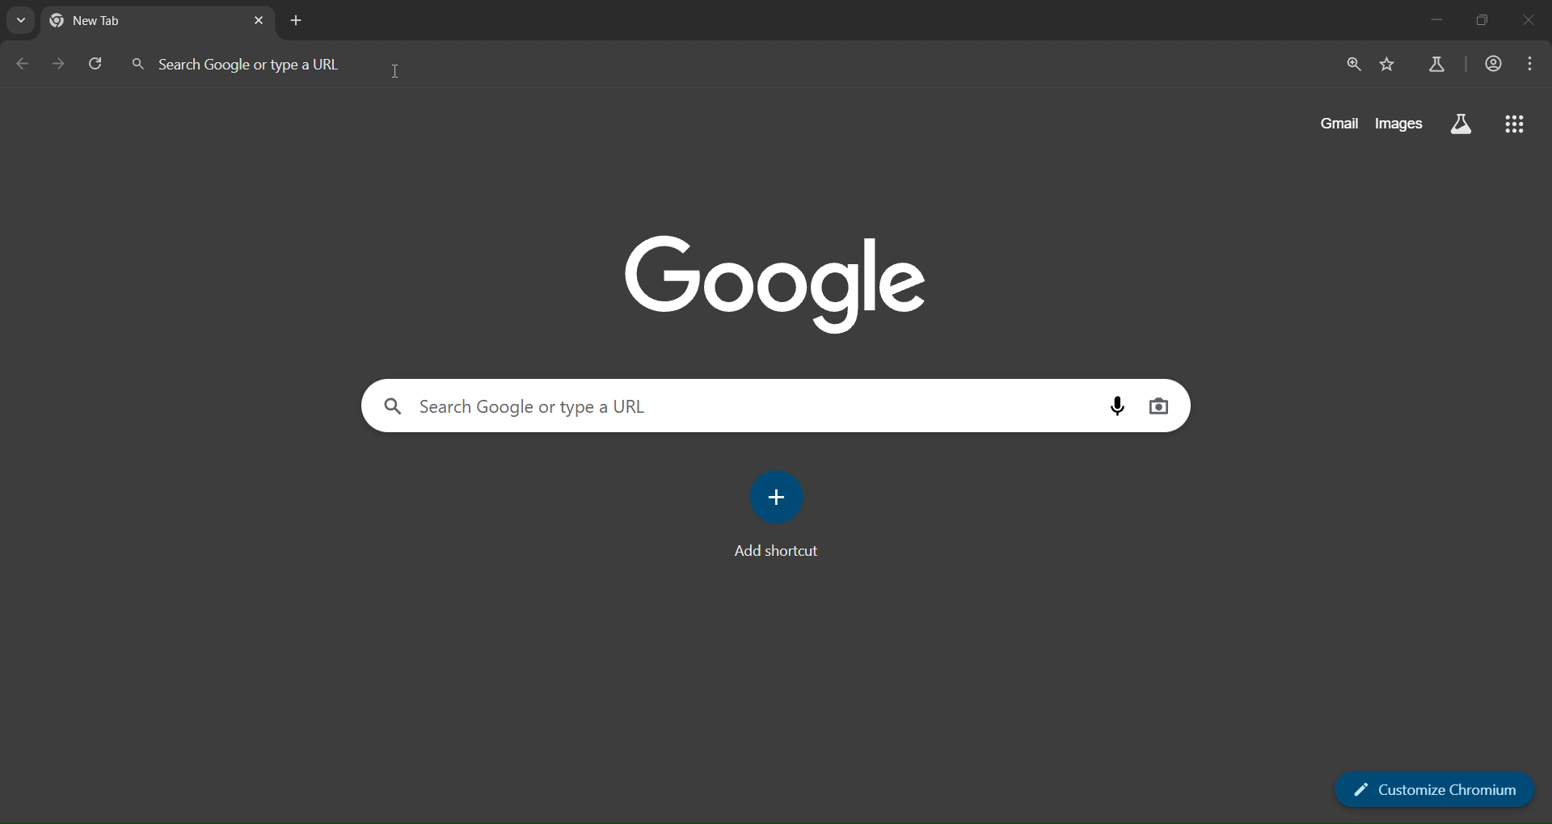 The width and height of the screenshot is (1552, 824). What do you see at coordinates (1532, 64) in the screenshot?
I see `more options` at bounding box center [1532, 64].